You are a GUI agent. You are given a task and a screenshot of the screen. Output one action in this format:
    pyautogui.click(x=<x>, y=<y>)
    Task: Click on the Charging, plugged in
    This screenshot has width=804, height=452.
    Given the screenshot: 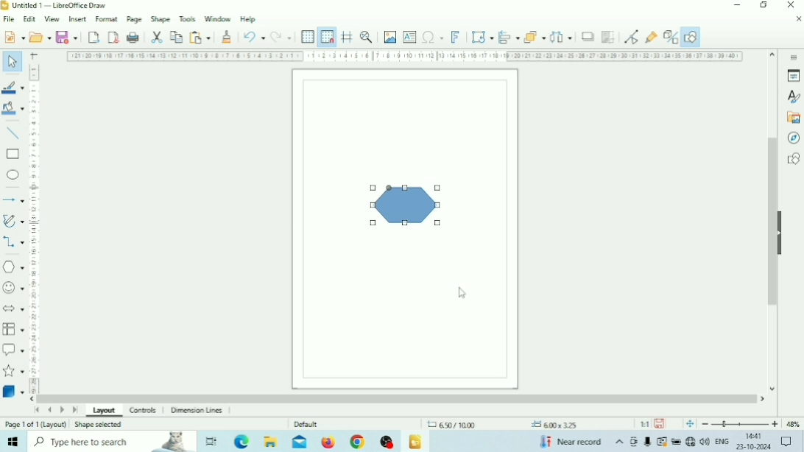 What is the action you would take?
    pyautogui.click(x=675, y=442)
    